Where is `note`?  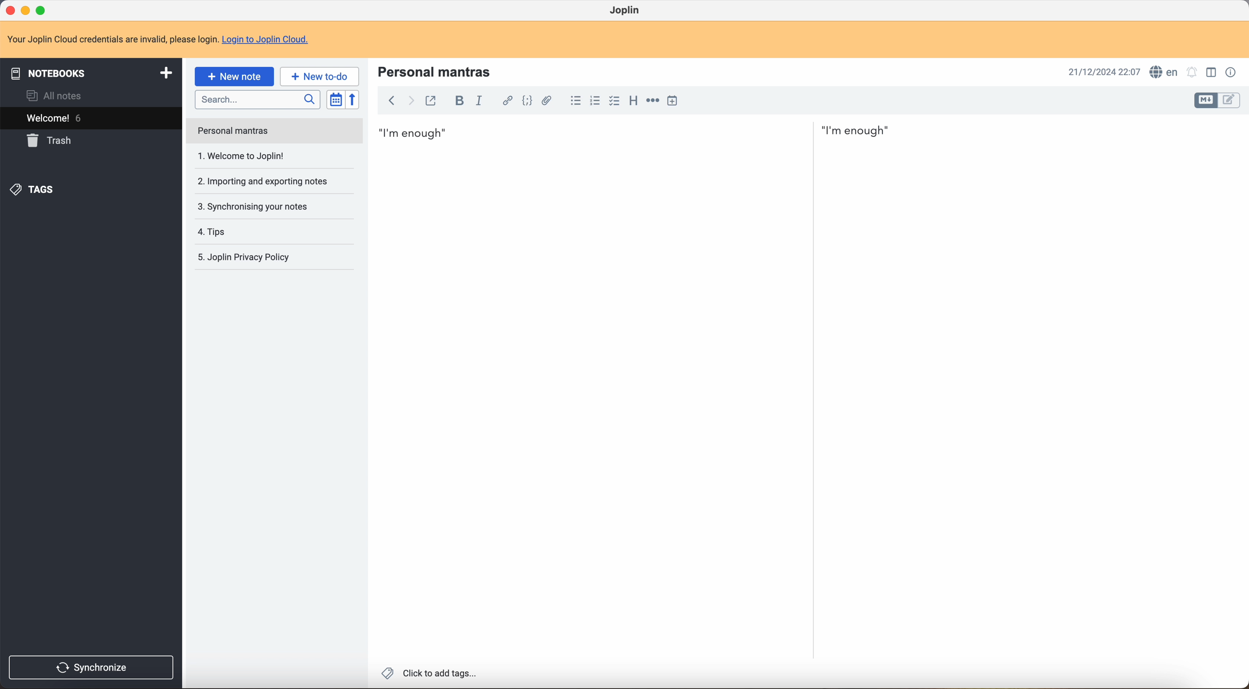 note is located at coordinates (159, 40).